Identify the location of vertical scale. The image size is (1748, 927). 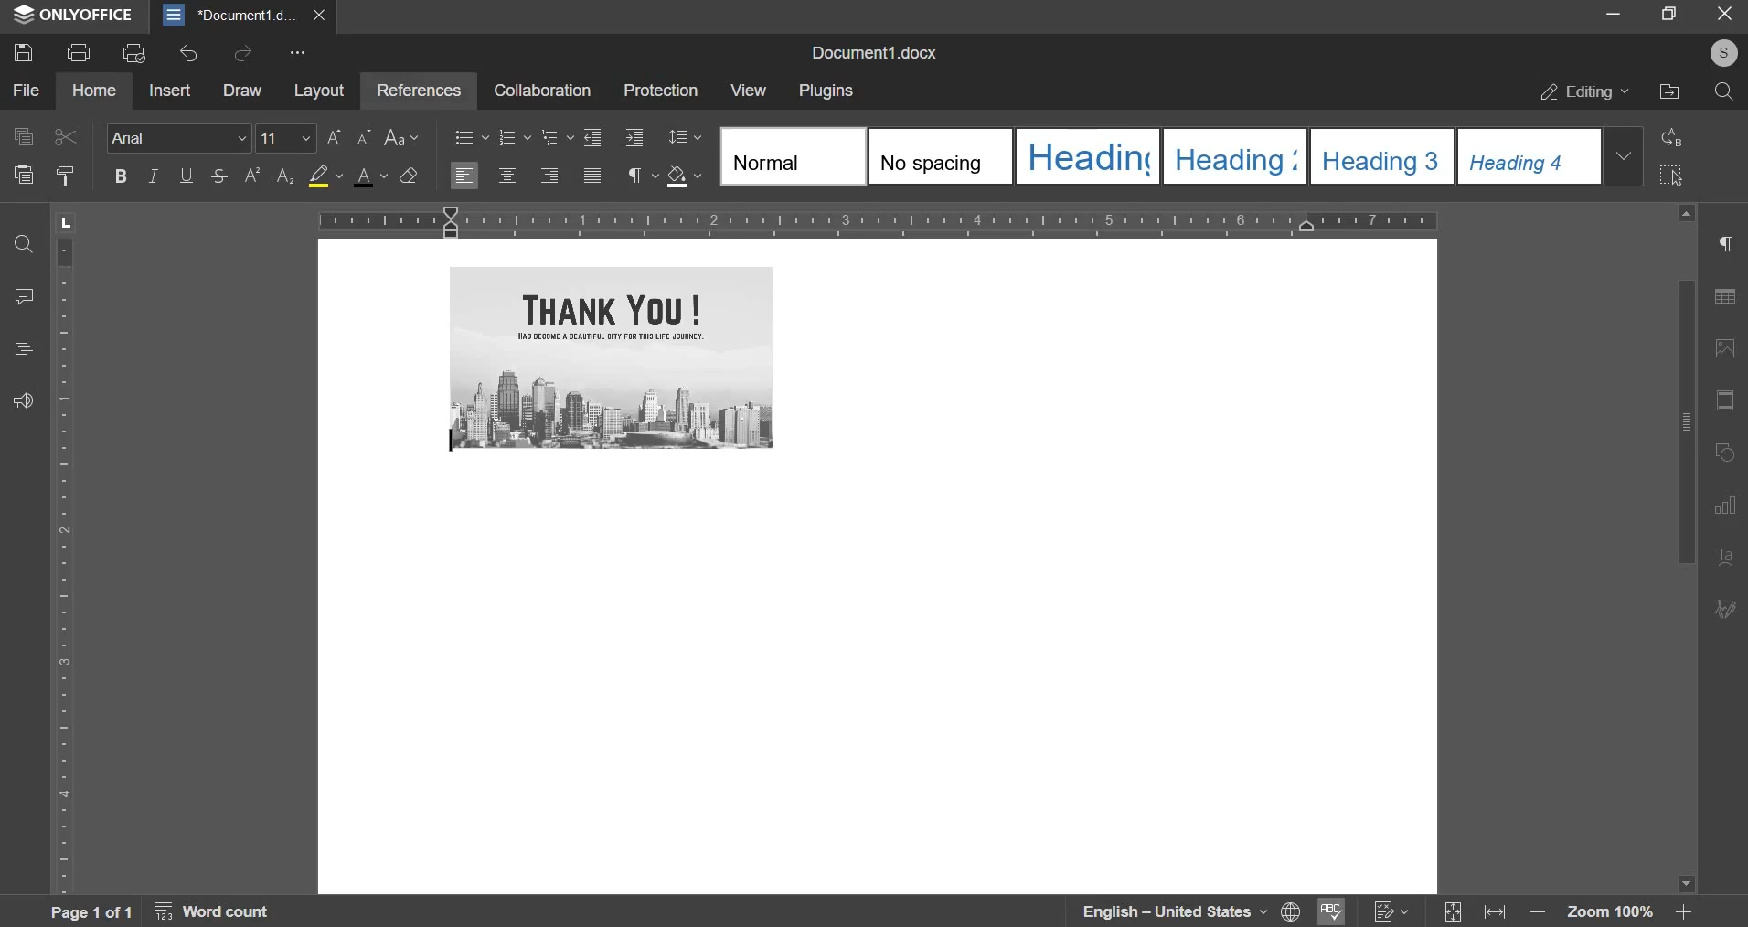
(66, 563).